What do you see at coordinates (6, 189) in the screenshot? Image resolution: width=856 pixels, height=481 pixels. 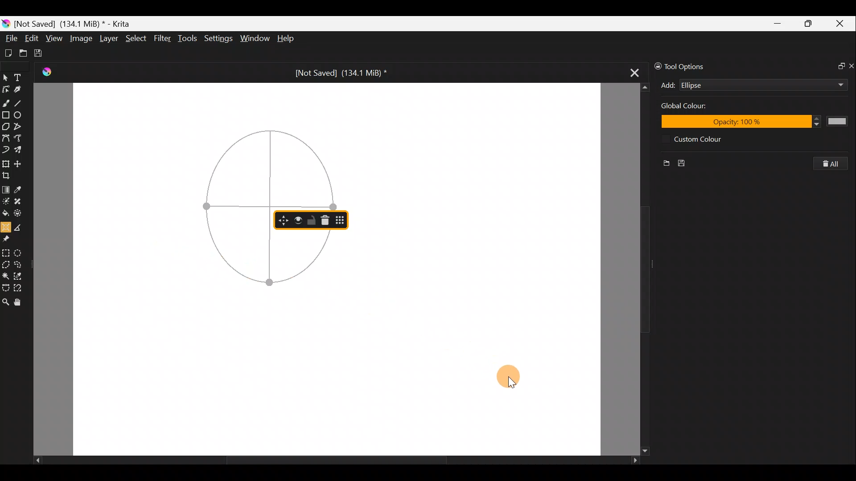 I see `Draw a gradient` at bounding box center [6, 189].